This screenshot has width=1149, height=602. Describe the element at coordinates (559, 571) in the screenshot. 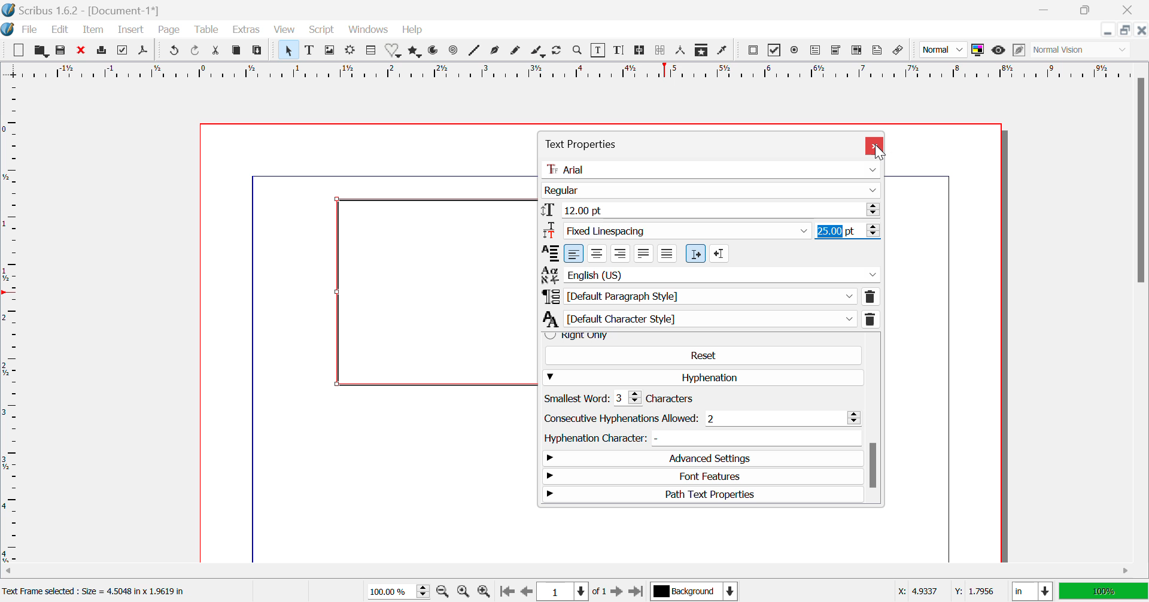

I see `Horizontal Scroll Bar` at that location.